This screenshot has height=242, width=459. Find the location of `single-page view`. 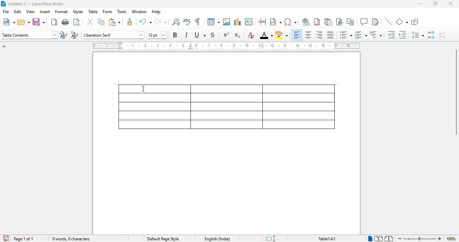

single-page view is located at coordinates (371, 239).